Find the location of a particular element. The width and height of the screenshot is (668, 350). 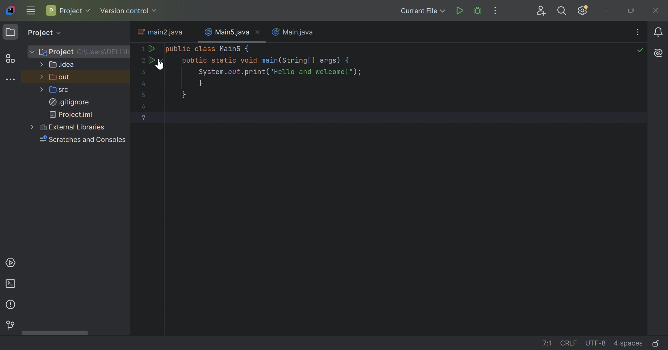

public class Main5 { is located at coordinates (208, 49).